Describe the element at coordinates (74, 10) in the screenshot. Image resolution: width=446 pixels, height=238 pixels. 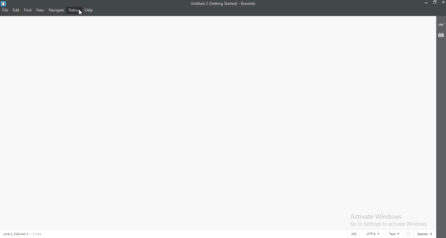
I see `debug` at that location.